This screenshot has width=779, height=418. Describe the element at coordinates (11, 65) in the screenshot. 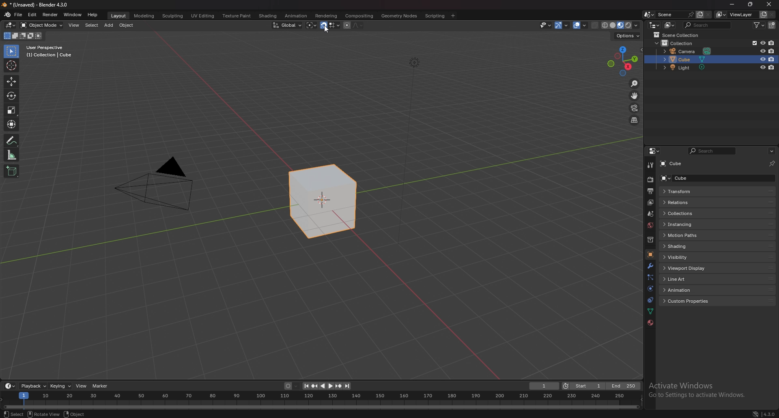

I see `cursor` at that location.